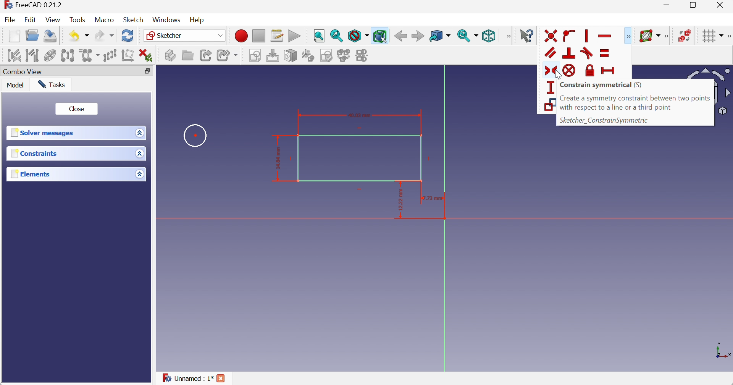 This screenshot has width=733, height=385. What do you see at coordinates (720, 5) in the screenshot?
I see `Close` at bounding box center [720, 5].